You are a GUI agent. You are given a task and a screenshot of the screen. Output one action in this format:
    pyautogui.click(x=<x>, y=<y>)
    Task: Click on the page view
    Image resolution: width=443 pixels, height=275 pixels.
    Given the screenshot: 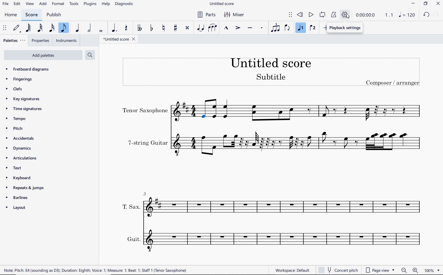 What is the action you would take?
    pyautogui.click(x=380, y=271)
    